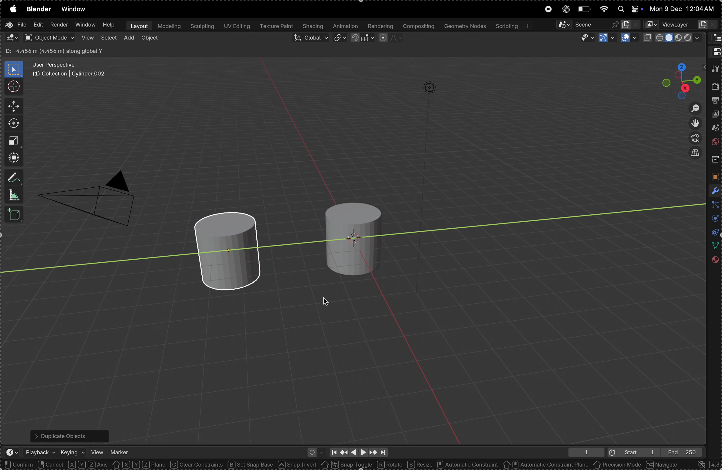 Image resolution: width=722 pixels, height=470 pixels. What do you see at coordinates (120, 451) in the screenshot?
I see `marker` at bounding box center [120, 451].